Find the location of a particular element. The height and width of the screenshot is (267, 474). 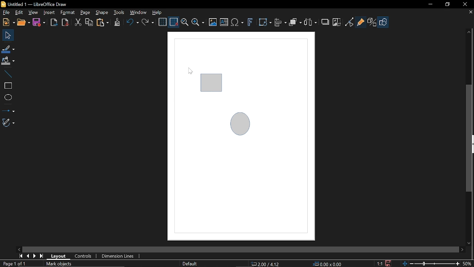

Change Zoom is located at coordinates (432, 264).